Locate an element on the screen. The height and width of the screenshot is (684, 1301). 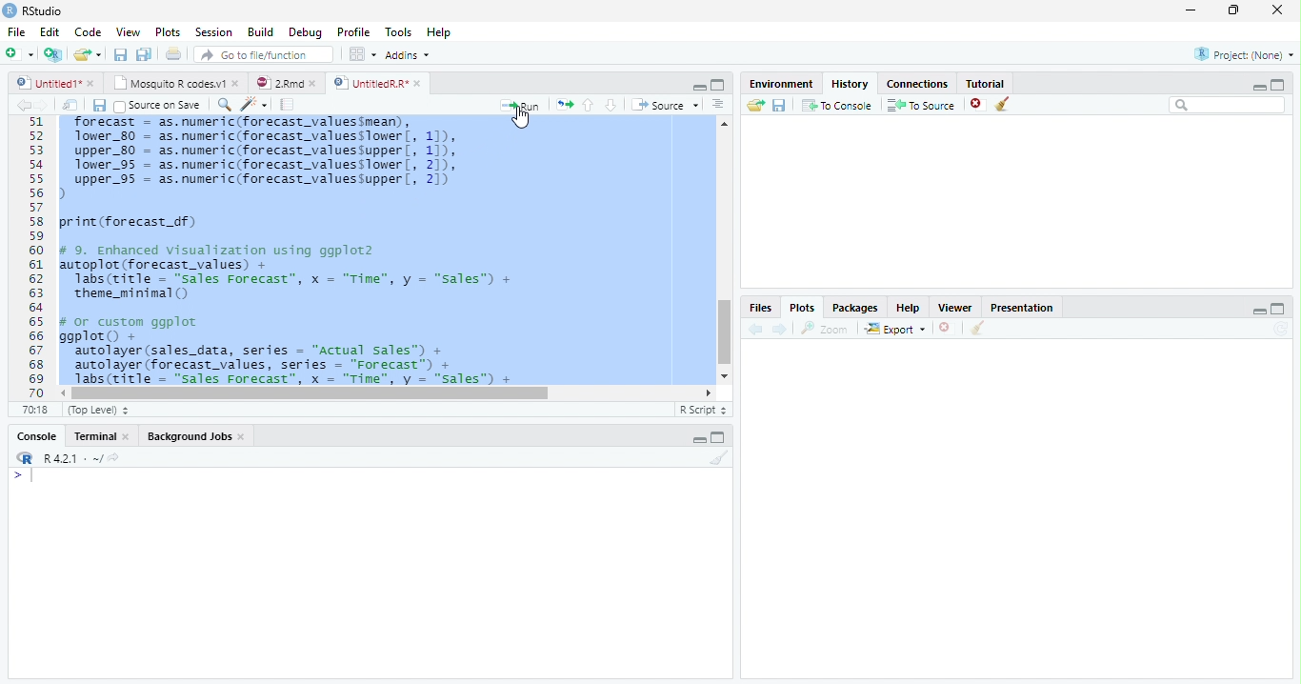
Code is located at coordinates (90, 31).